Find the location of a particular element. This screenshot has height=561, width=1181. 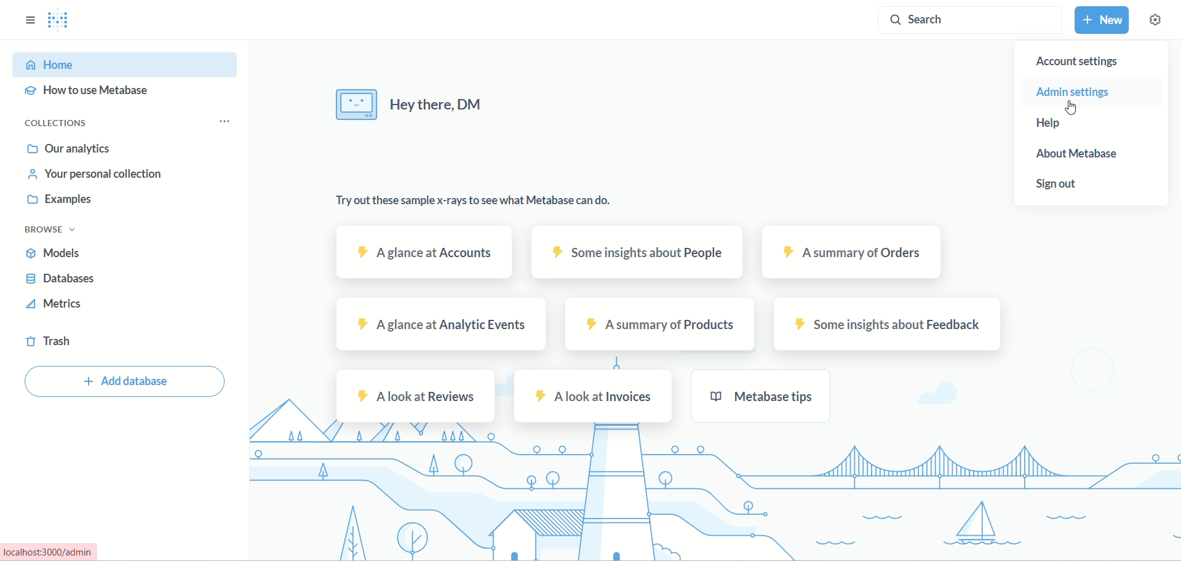

metabase tips is located at coordinates (762, 397).